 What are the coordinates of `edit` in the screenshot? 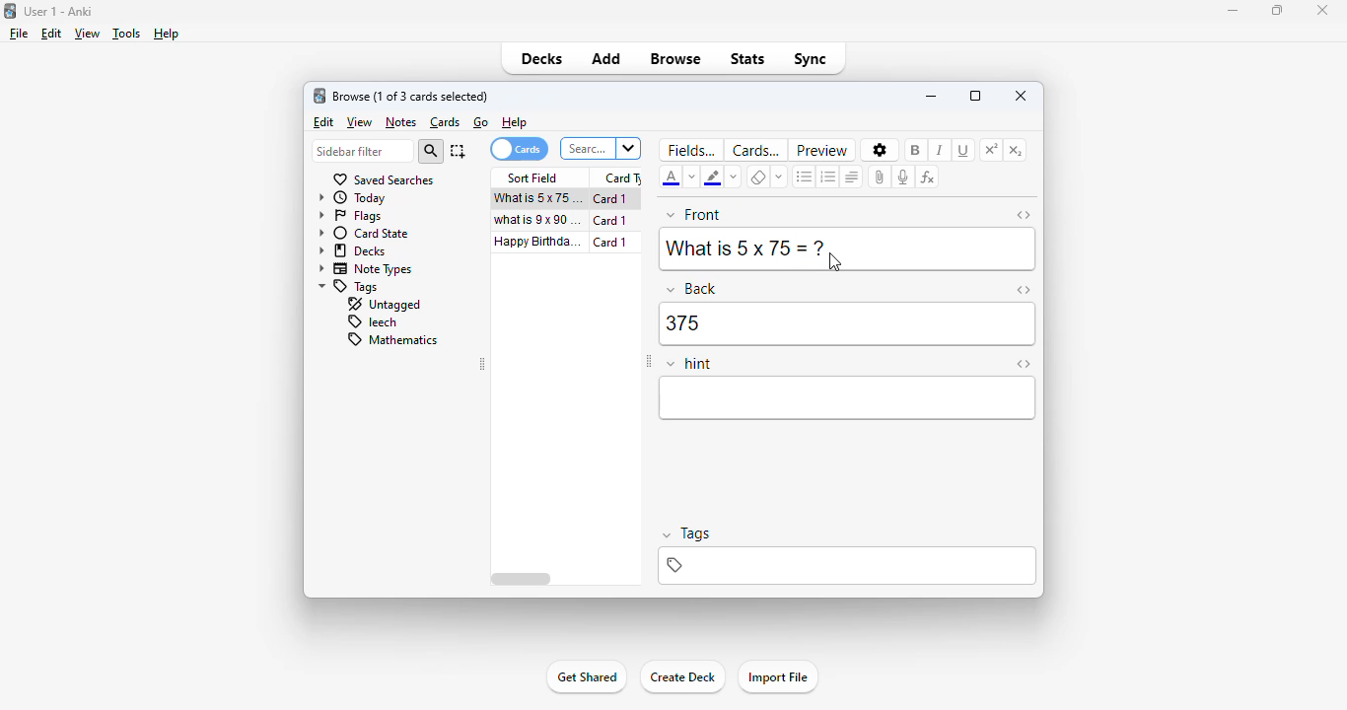 It's located at (323, 121).